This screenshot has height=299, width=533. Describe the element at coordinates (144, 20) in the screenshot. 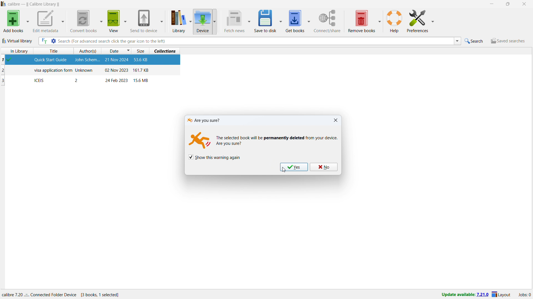

I see `send to device` at that location.